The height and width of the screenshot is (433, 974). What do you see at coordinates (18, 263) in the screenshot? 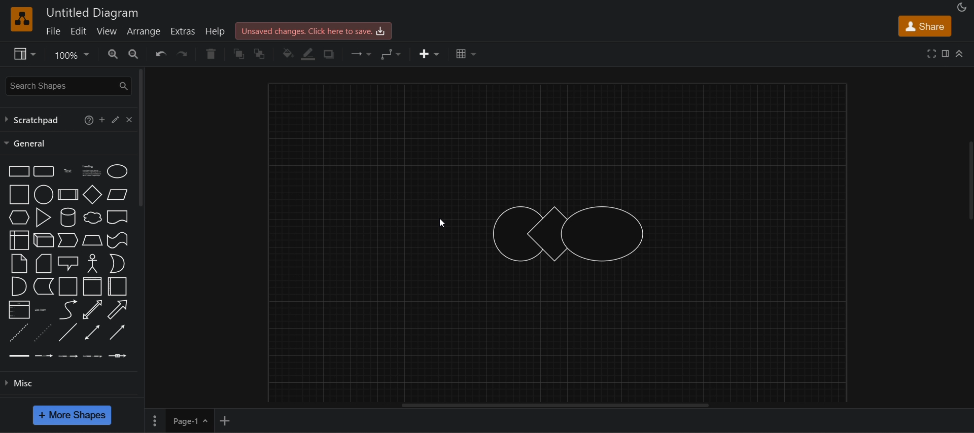
I see `note` at bounding box center [18, 263].